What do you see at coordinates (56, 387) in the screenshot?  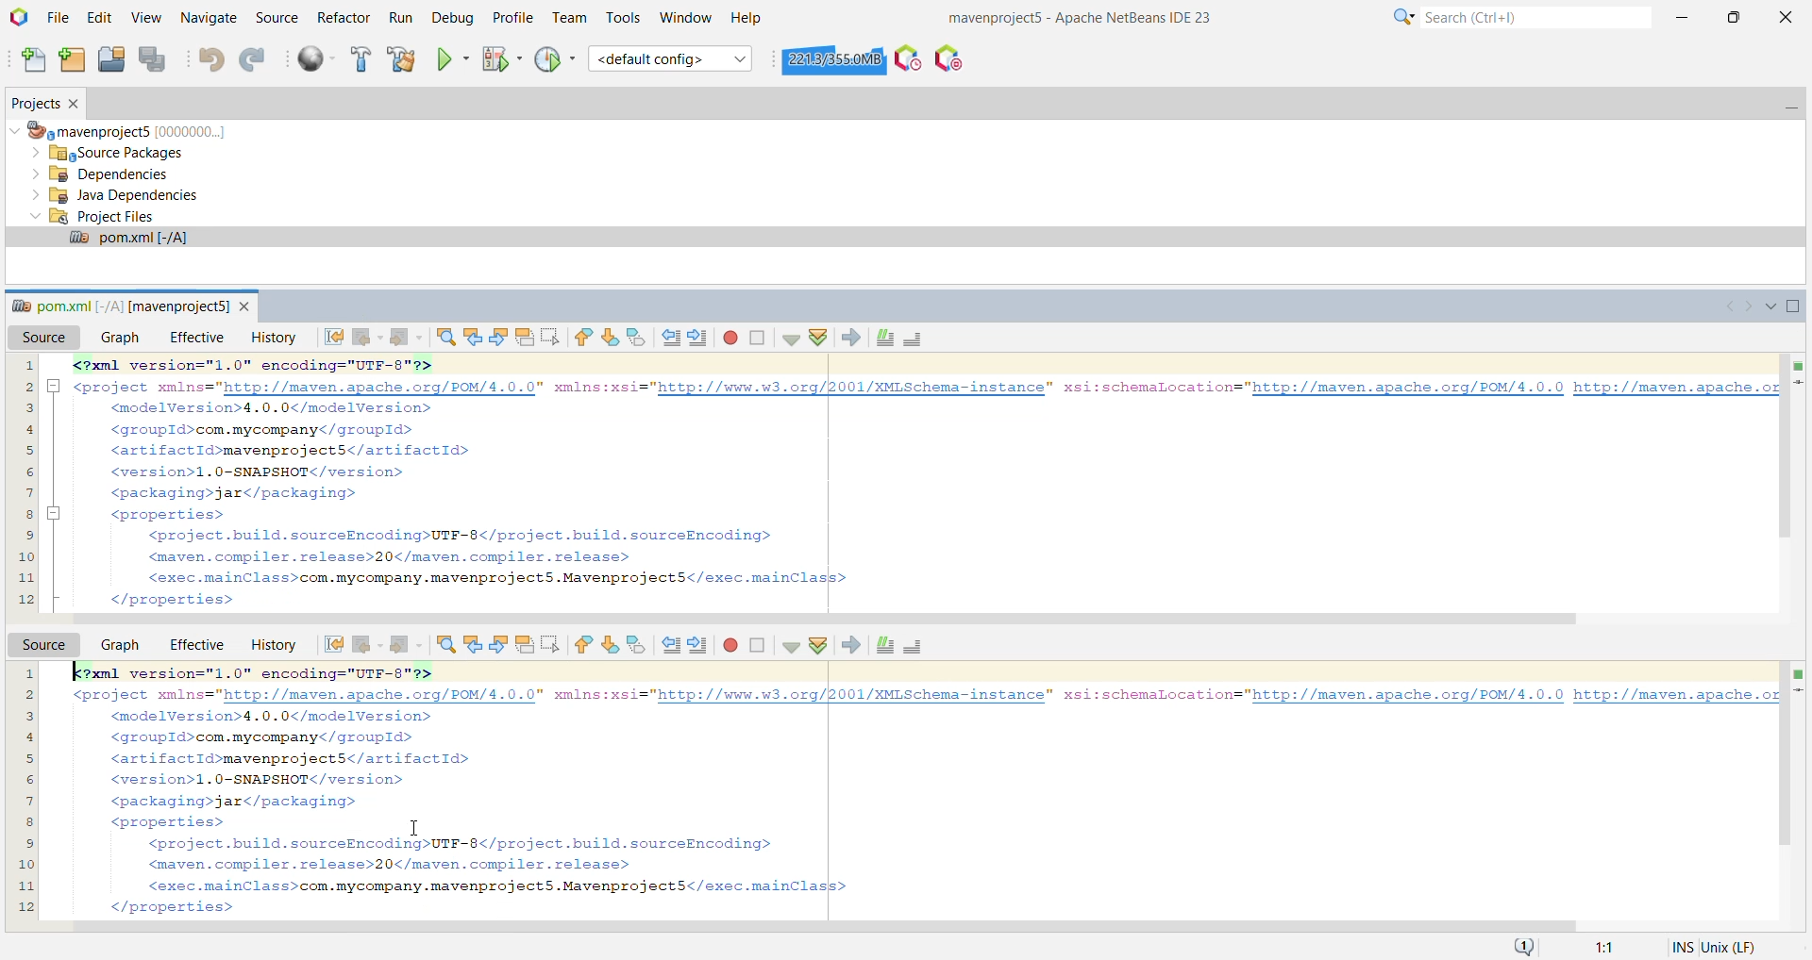 I see `minimise` at bounding box center [56, 387].